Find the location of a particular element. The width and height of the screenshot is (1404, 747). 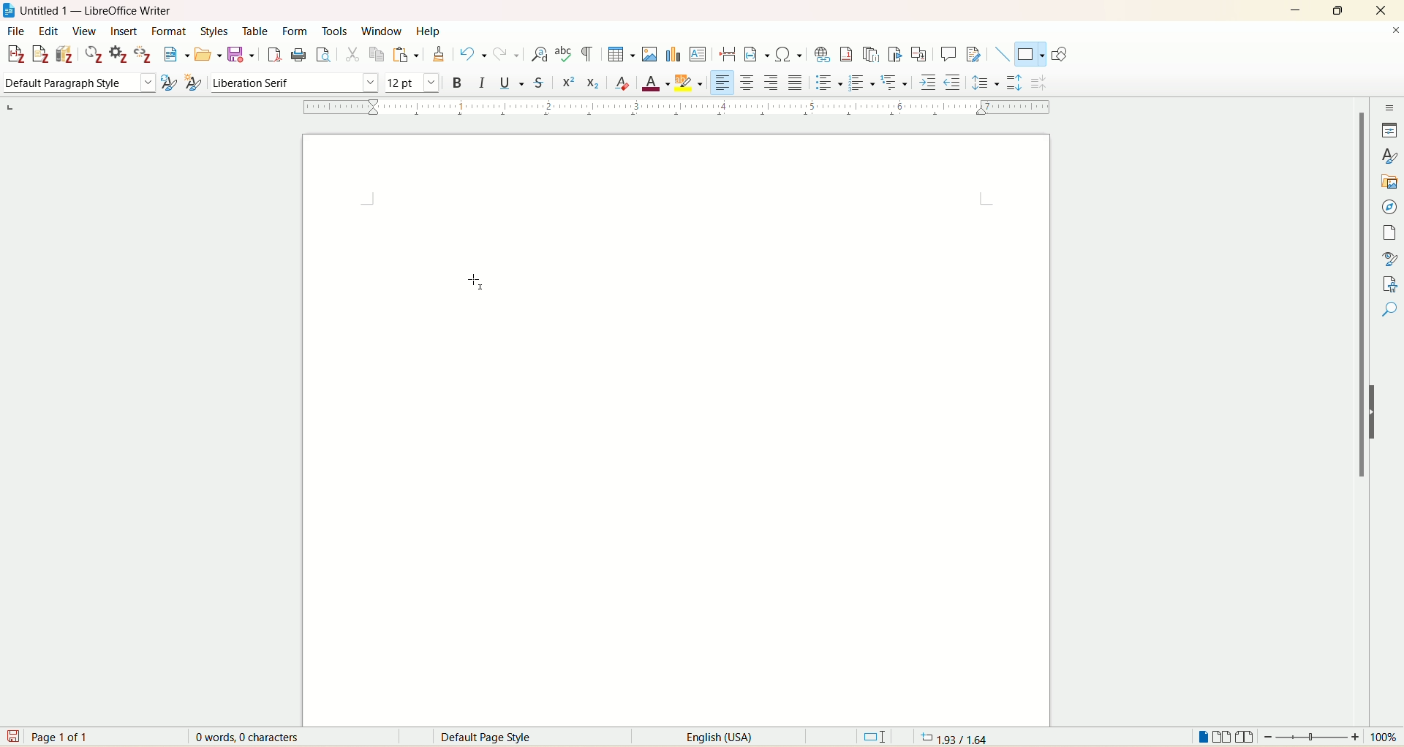

align center is located at coordinates (747, 83).